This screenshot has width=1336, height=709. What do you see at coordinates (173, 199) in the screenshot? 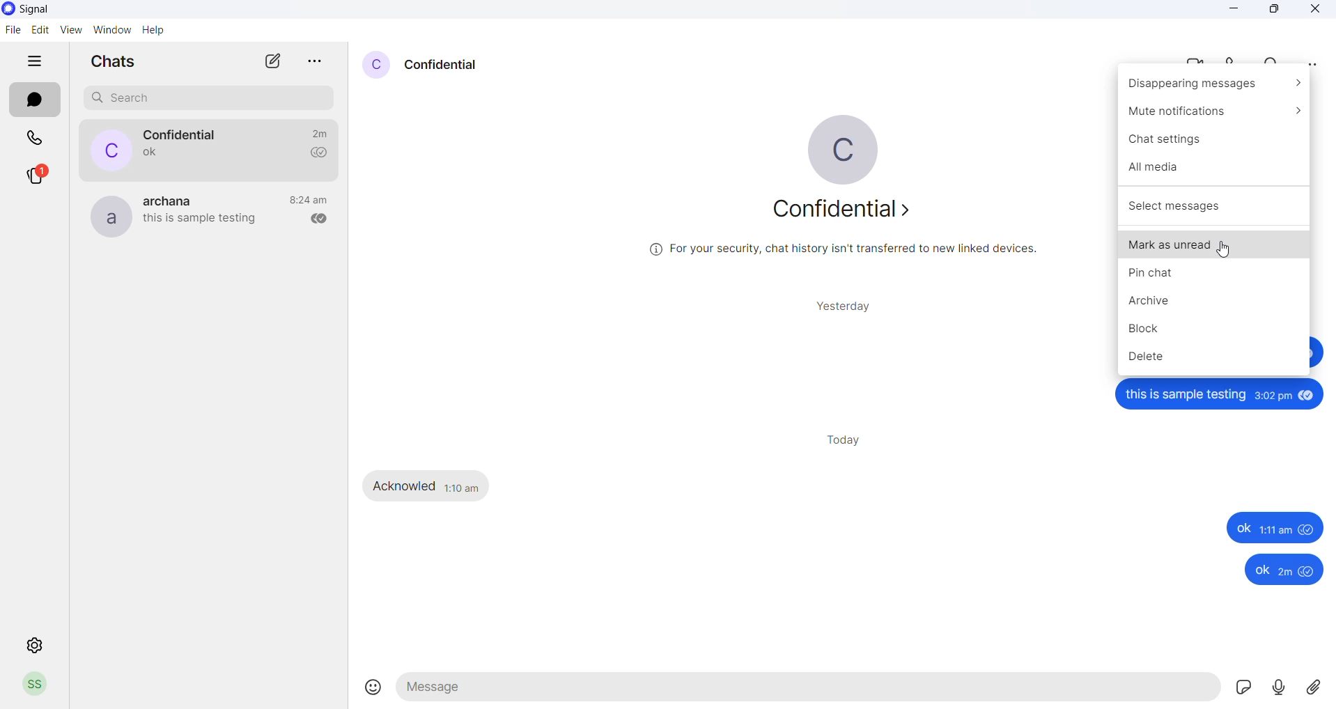
I see `contact name` at bounding box center [173, 199].